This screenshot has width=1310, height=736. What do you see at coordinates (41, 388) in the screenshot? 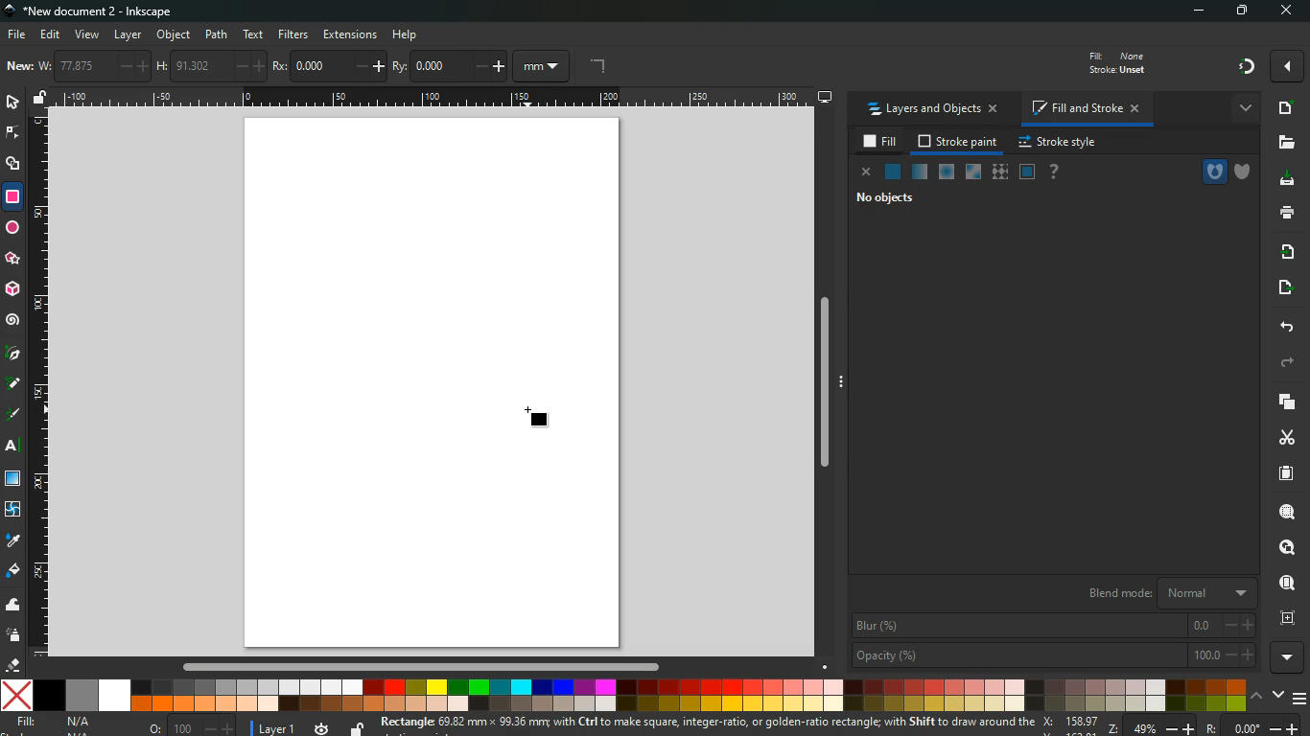
I see `vertical ruler` at bounding box center [41, 388].